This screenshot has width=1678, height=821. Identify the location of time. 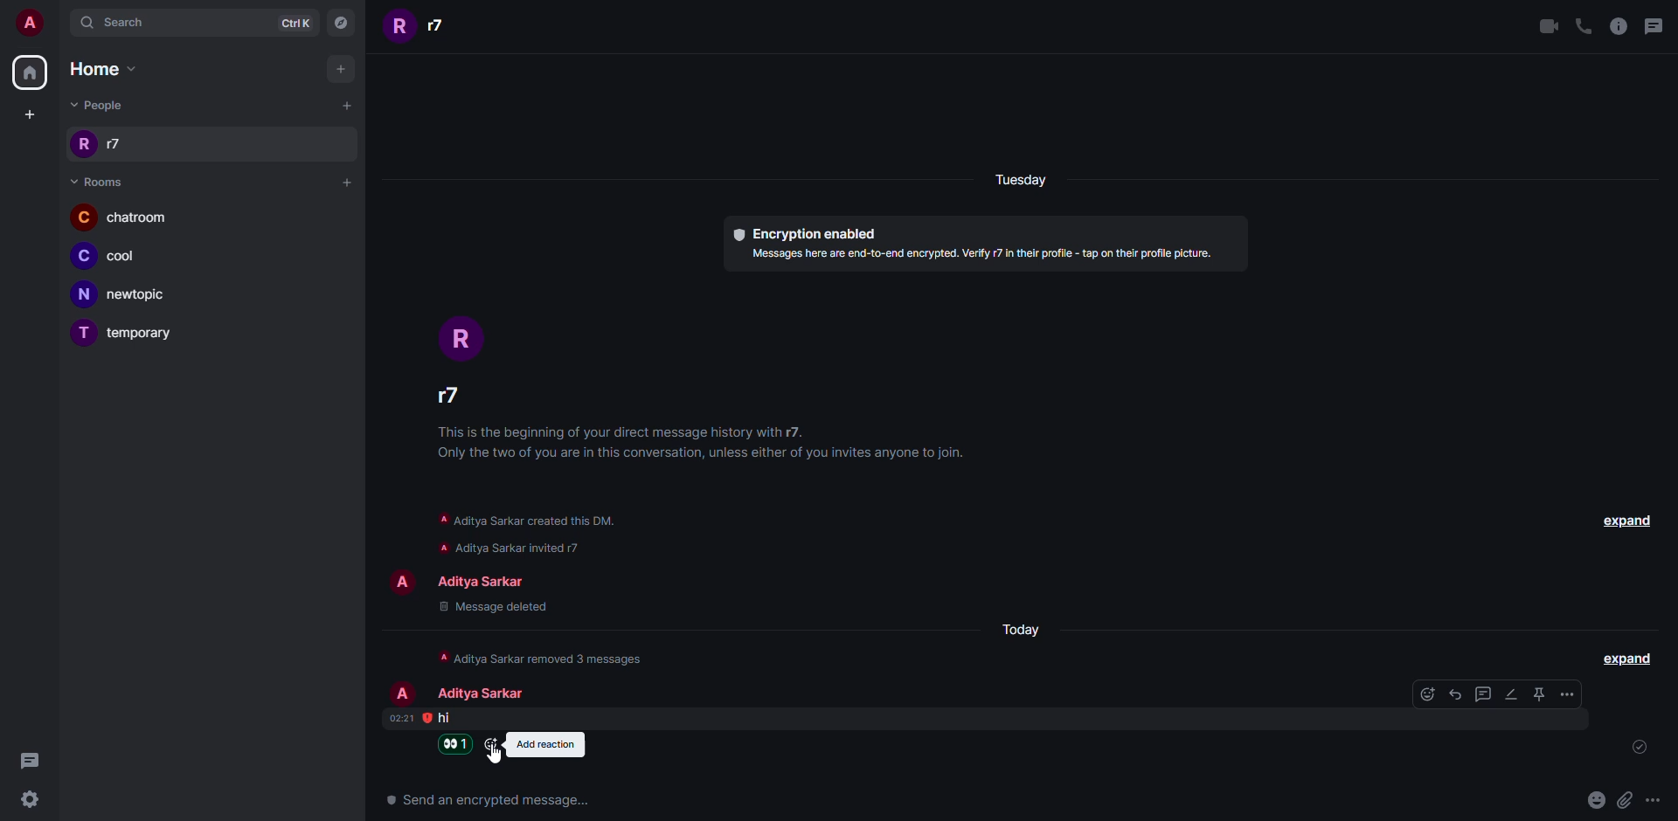
(402, 718).